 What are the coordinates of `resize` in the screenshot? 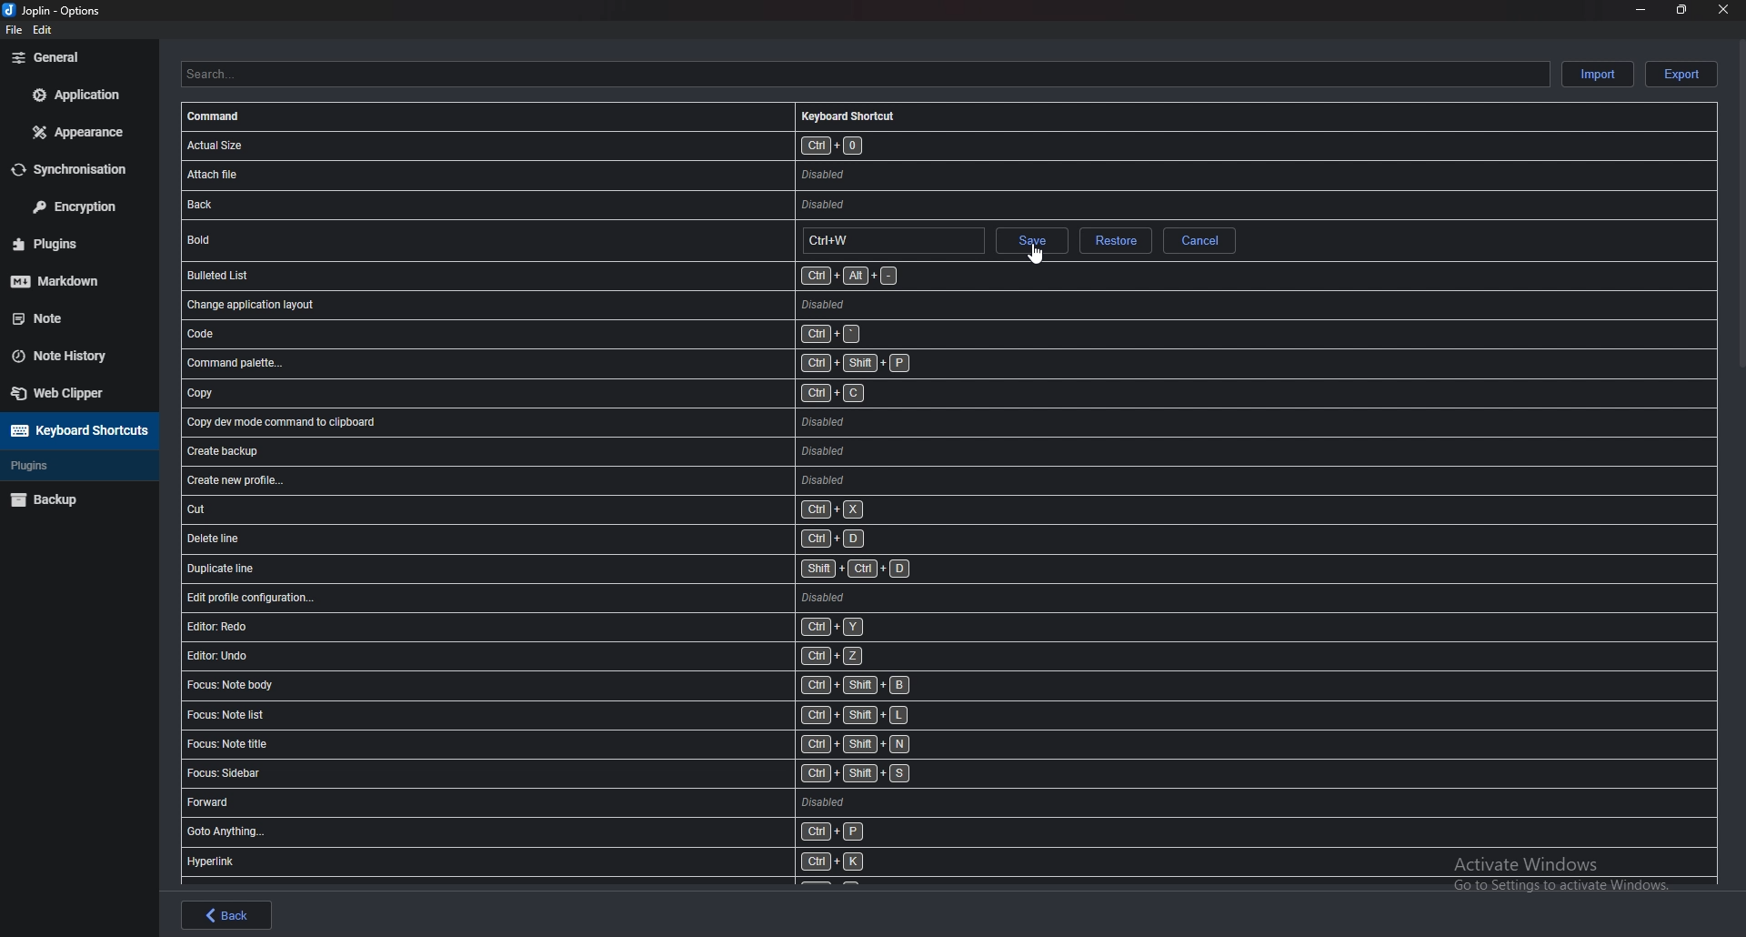 It's located at (1681, 9).